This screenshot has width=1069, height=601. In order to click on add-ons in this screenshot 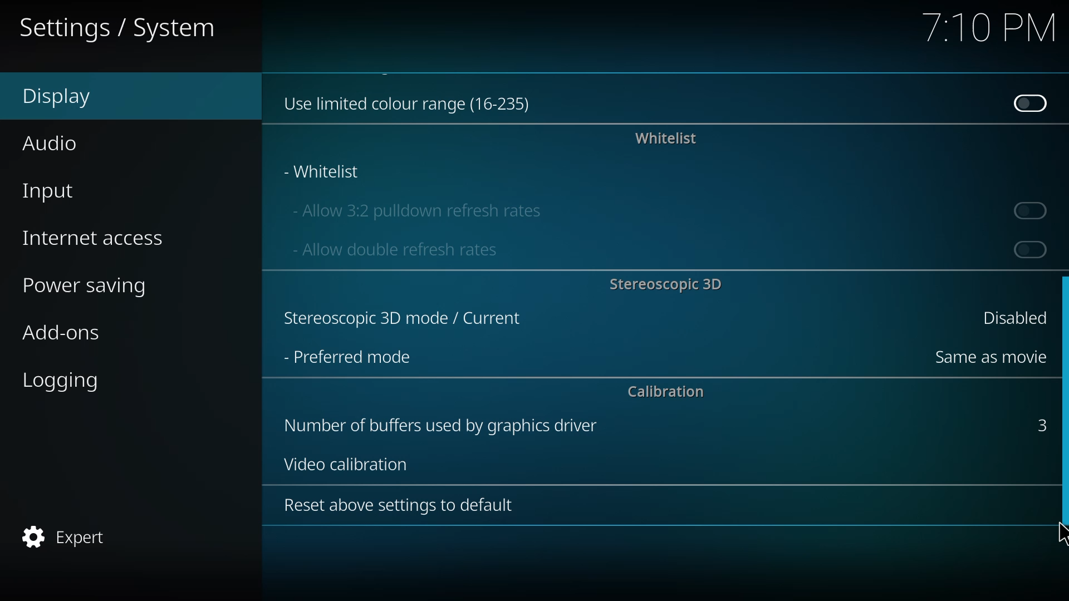, I will do `click(72, 334)`.